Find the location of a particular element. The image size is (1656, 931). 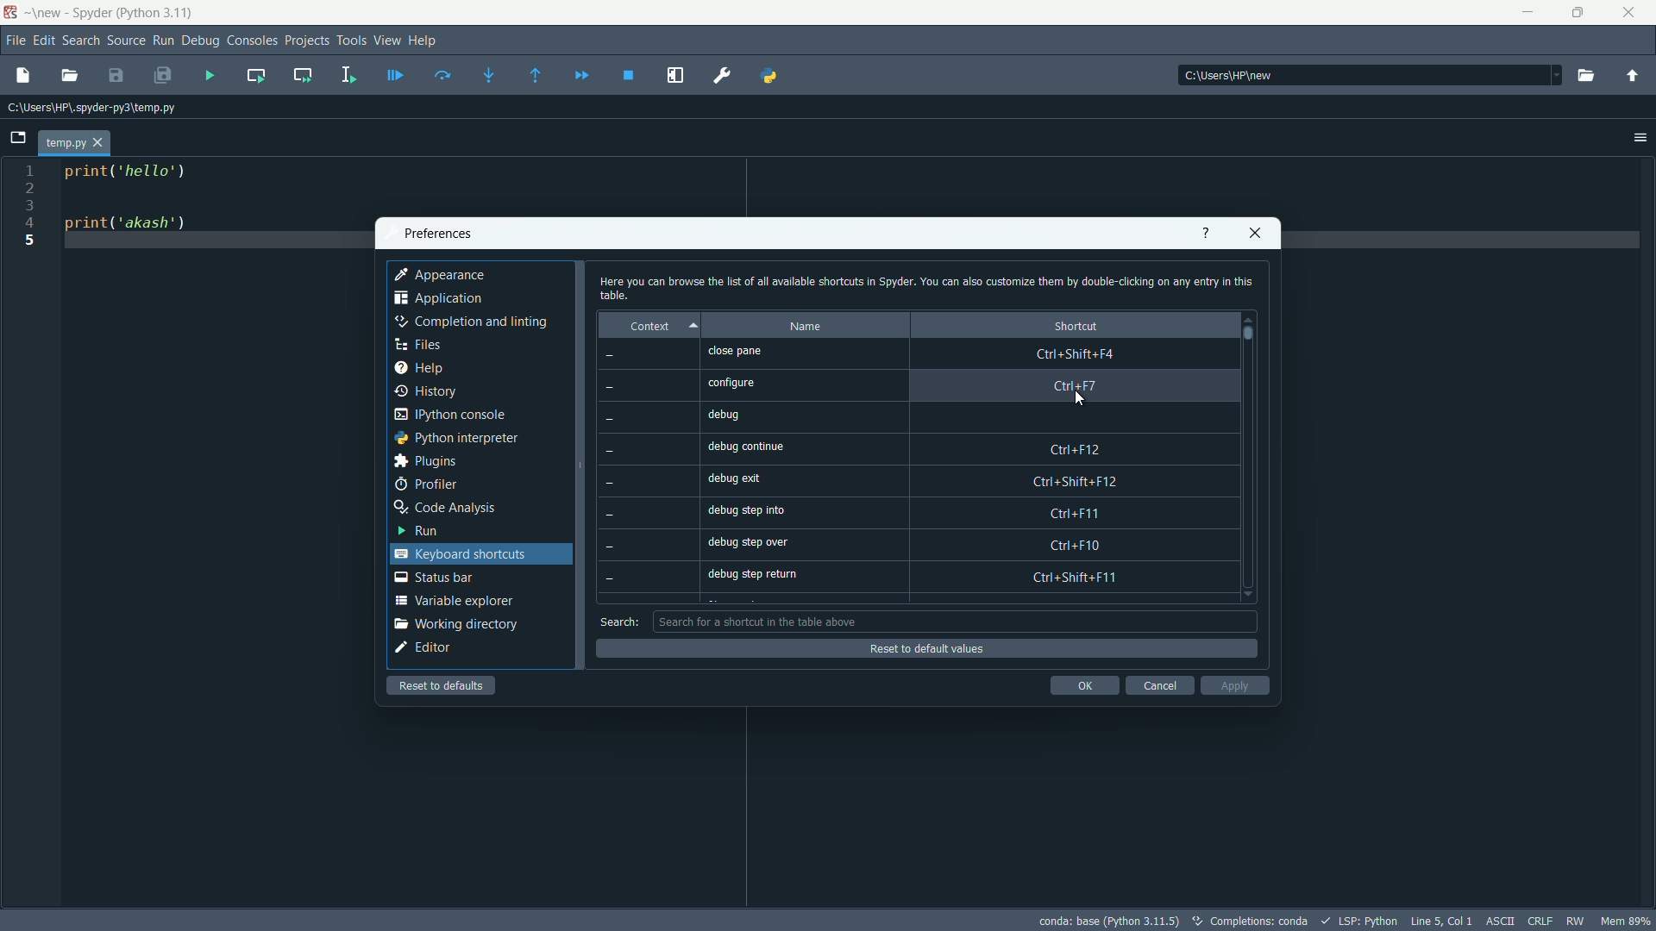

scroll bar is located at coordinates (1250, 333).